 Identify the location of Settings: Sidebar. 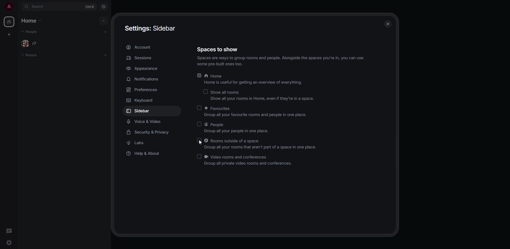
(151, 29).